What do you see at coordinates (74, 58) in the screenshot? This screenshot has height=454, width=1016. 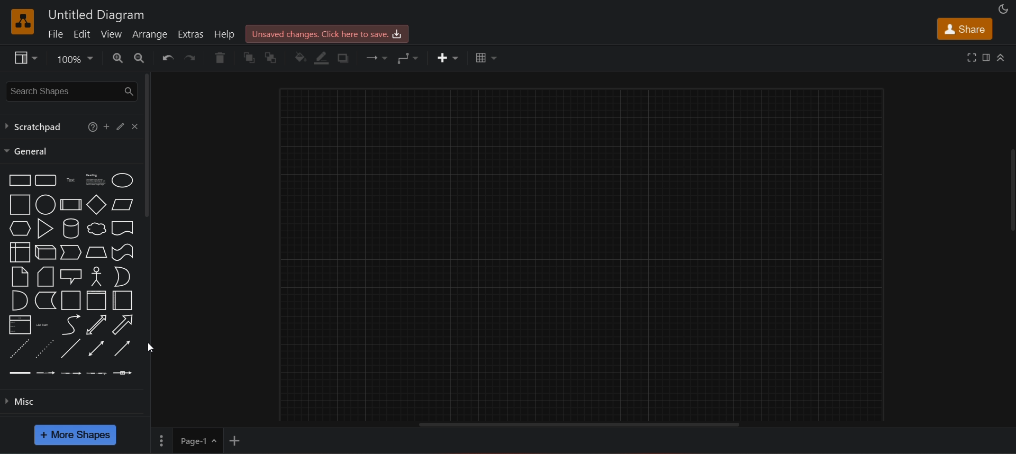 I see `zoom` at bounding box center [74, 58].